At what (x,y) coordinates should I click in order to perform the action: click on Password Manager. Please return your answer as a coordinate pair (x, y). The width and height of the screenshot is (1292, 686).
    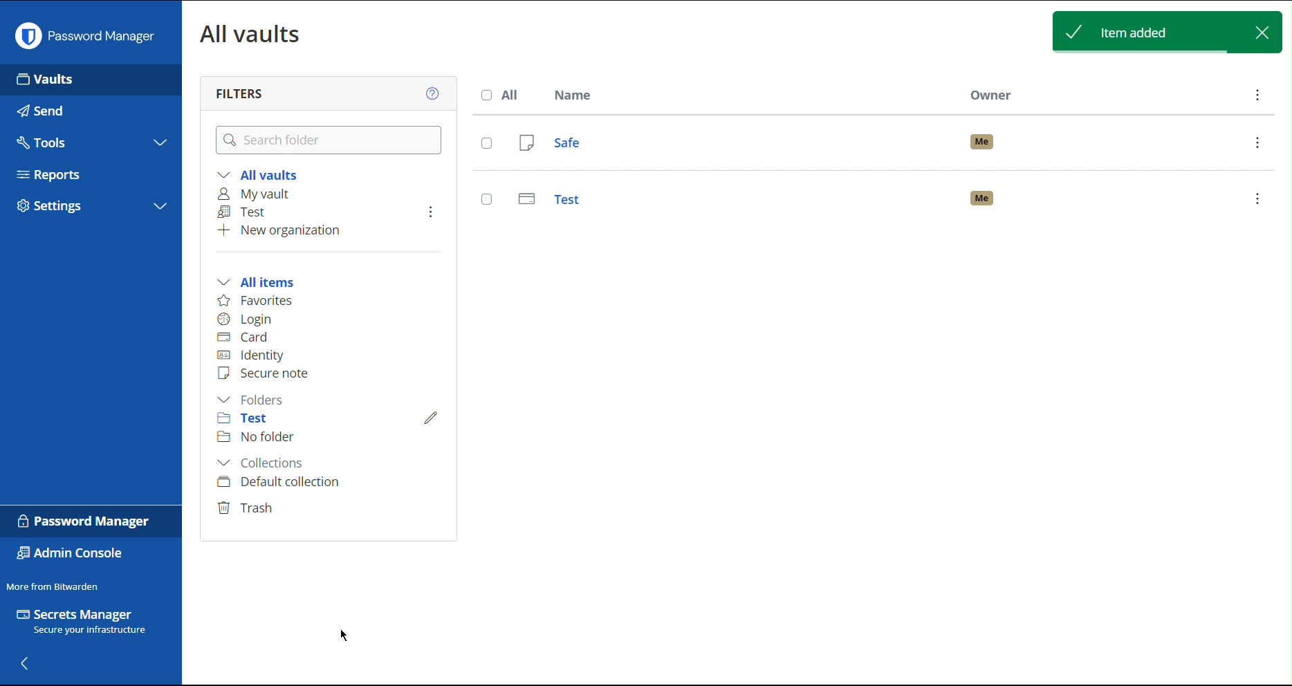
    Looking at the image, I should click on (84, 33).